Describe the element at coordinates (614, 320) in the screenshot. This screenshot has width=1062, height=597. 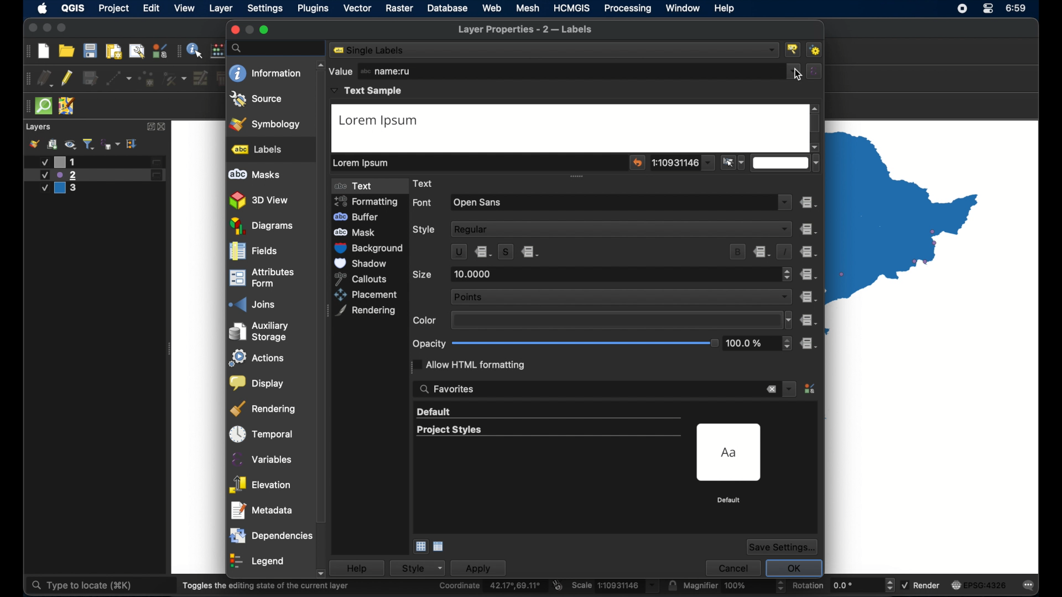
I see `color preview` at that location.